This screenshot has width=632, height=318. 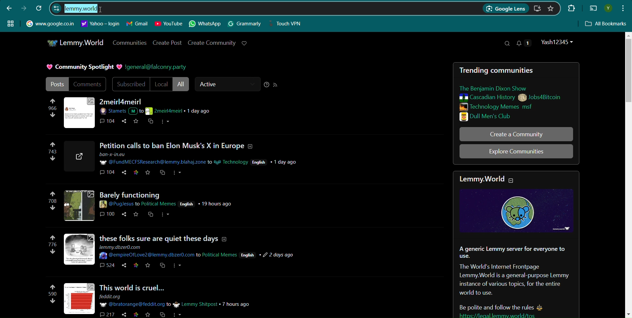 What do you see at coordinates (162, 173) in the screenshot?
I see `copy` at bounding box center [162, 173].